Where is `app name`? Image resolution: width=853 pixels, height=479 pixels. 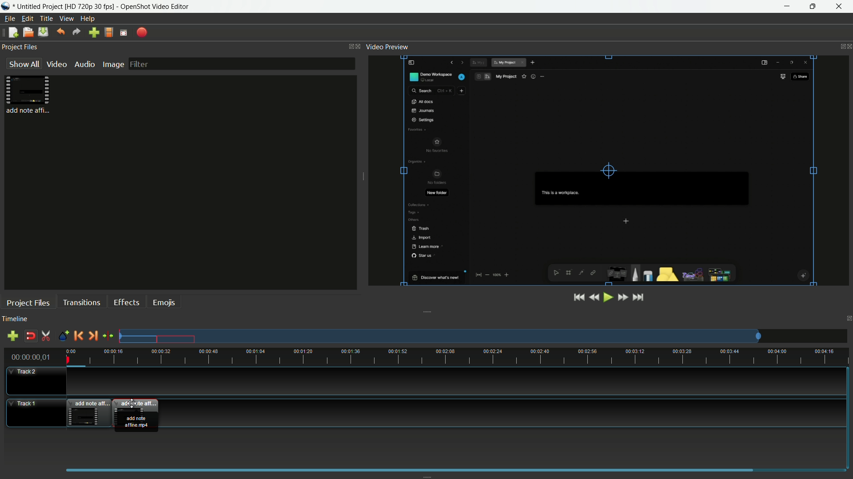 app name is located at coordinates (156, 7).